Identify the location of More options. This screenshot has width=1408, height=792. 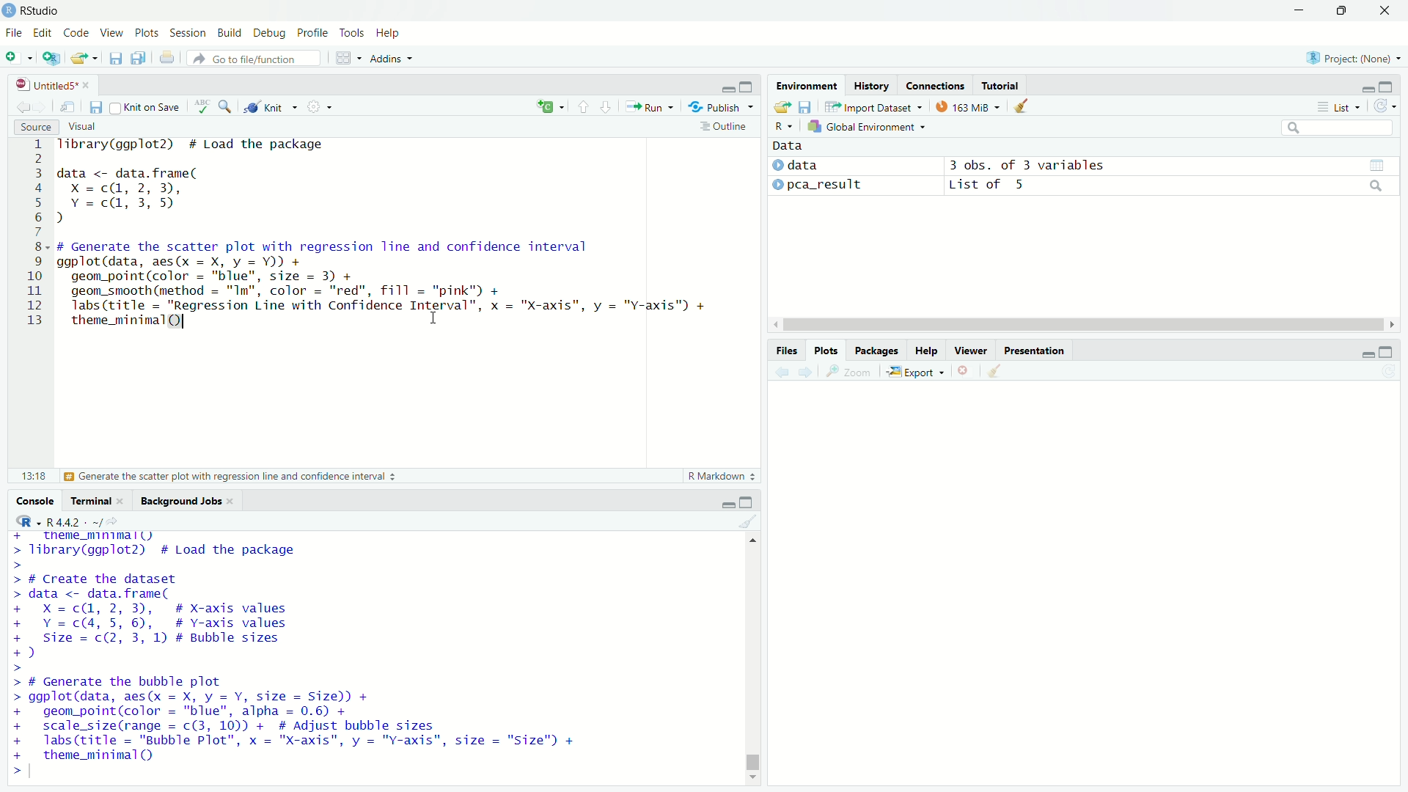
(319, 106).